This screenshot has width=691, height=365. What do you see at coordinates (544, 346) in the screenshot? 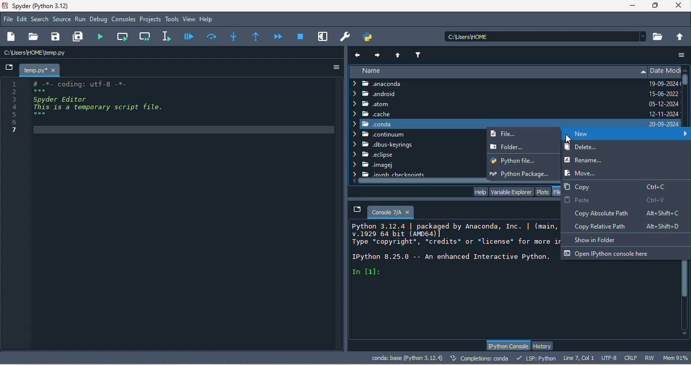
I see `history` at bounding box center [544, 346].